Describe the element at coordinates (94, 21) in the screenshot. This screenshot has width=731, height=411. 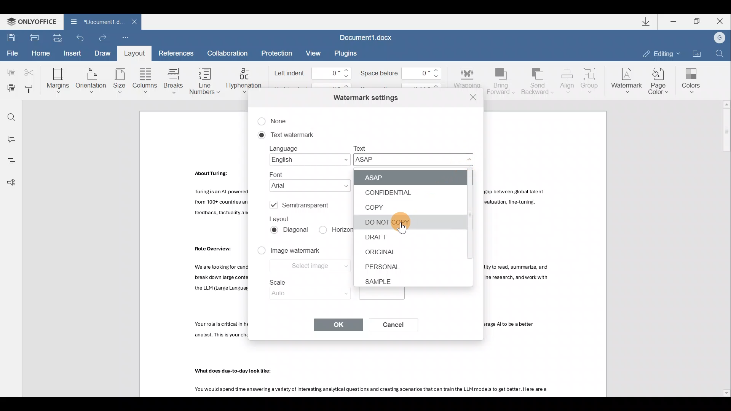
I see `Document1 d.` at that location.